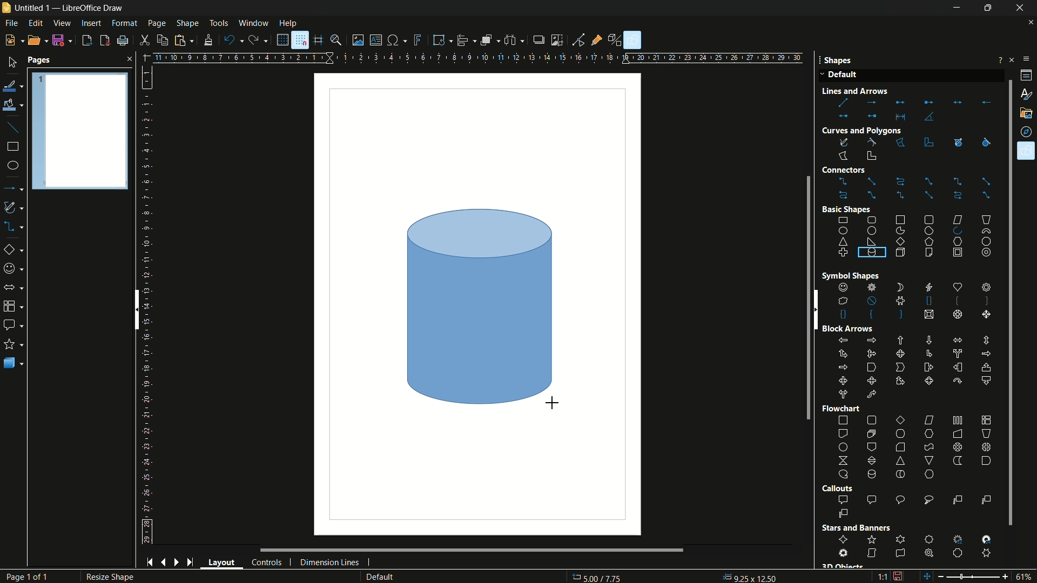 This screenshot has width=1037, height=583. Describe the element at coordinates (898, 575) in the screenshot. I see `document modification` at that location.